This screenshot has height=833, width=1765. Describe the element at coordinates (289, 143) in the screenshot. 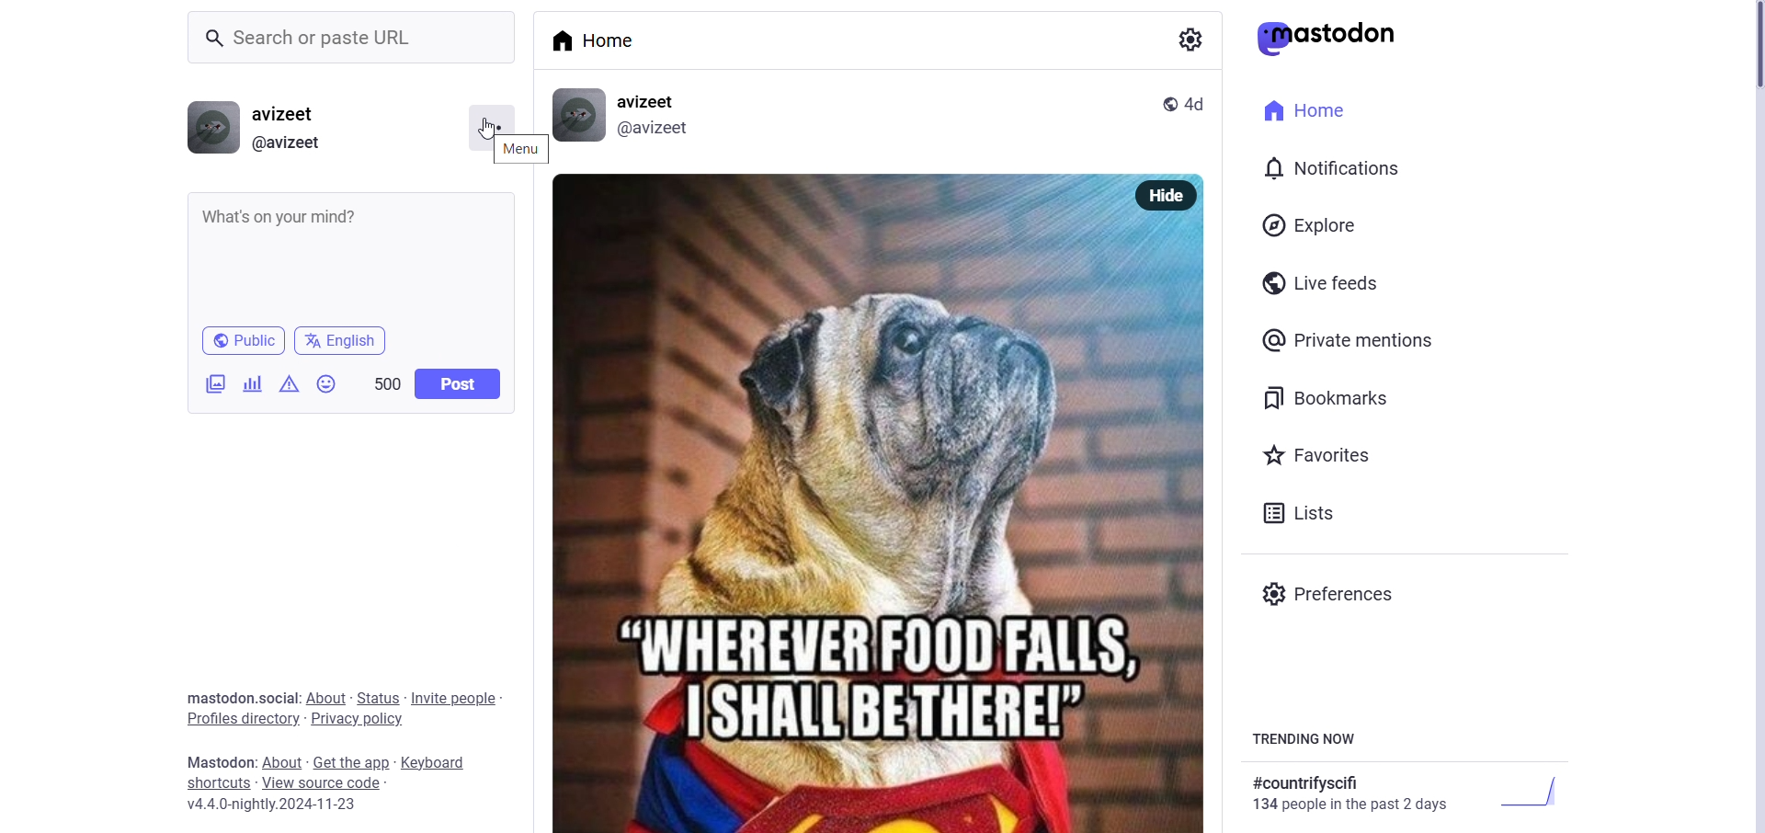

I see `id` at that location.